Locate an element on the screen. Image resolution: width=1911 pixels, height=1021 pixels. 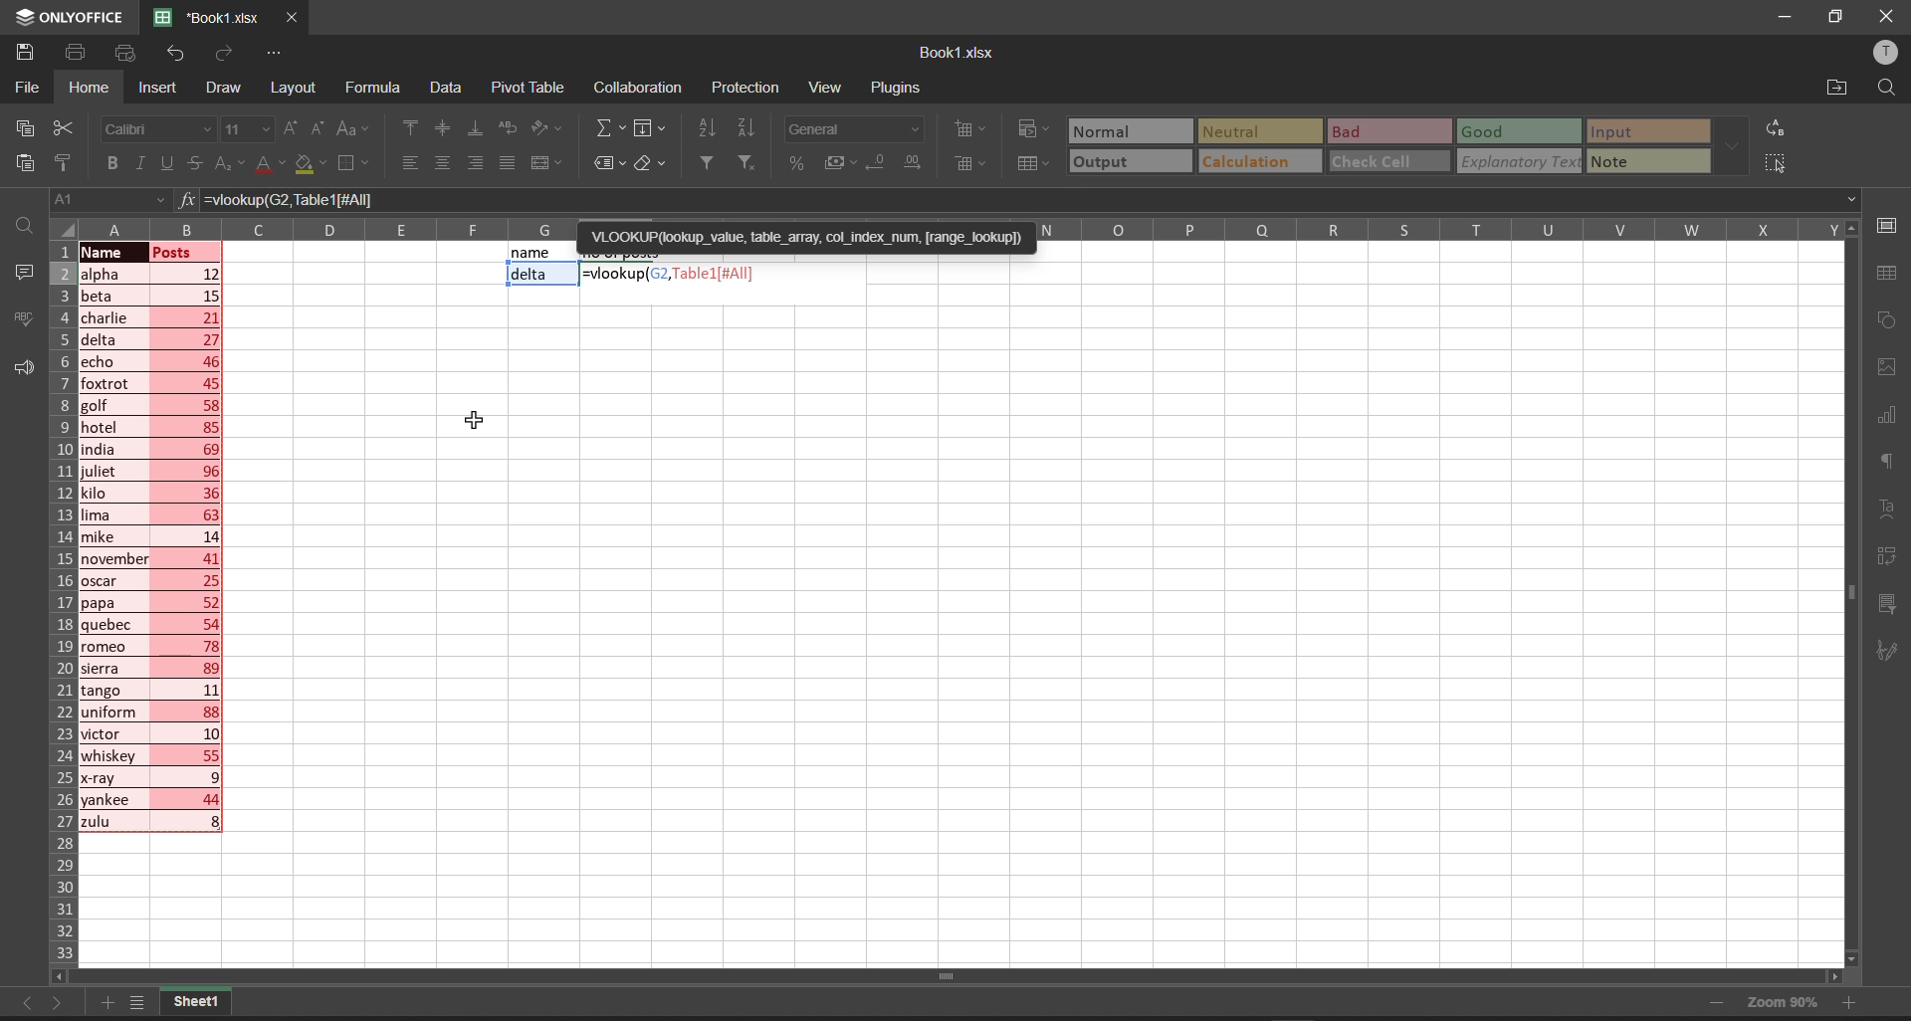
calculation is located at coordinates (1255, 161).